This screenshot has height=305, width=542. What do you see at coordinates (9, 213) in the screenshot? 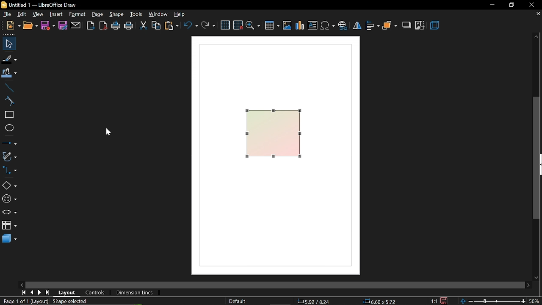
I see `arrows` at bounding box center [9, 213].